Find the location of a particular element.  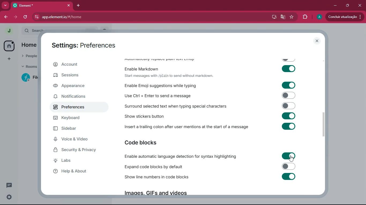

search ctrl k is located at coordinates (65, 29).